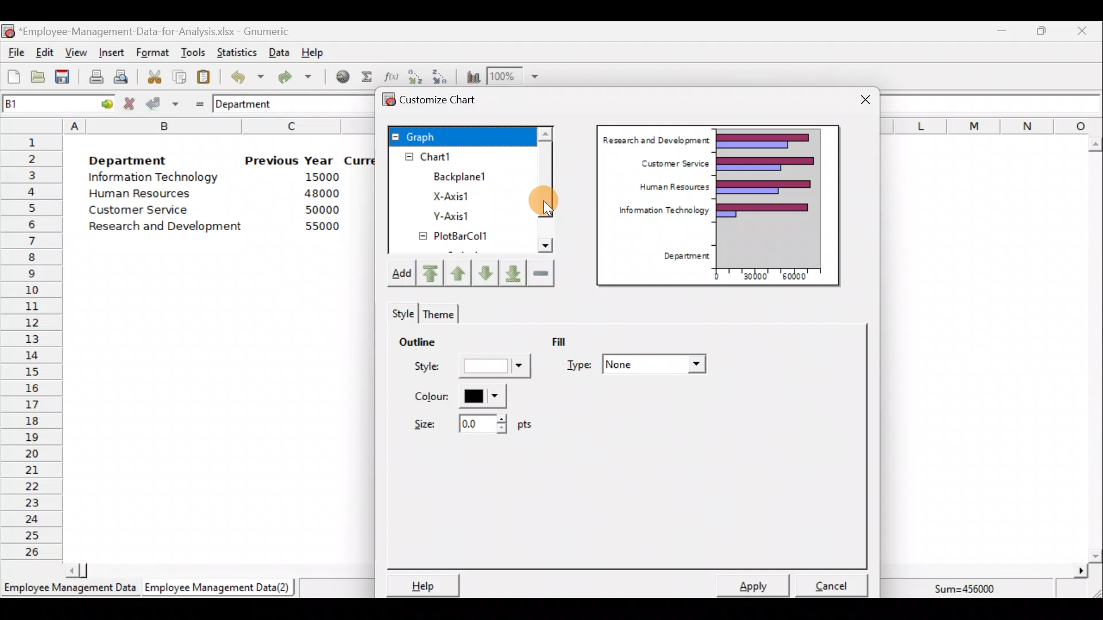 The width and height of the screenshot is (1103, 620). I want to click on Cancel, so click(836, 583).